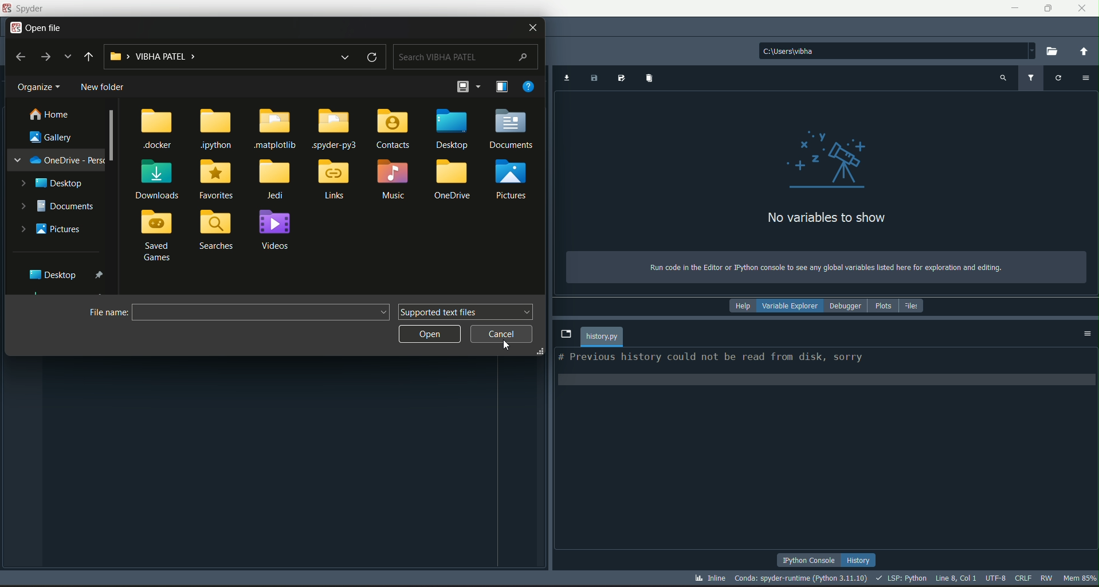 The image size is (1099, 587). I want to click on change your view, so click(462, 87).